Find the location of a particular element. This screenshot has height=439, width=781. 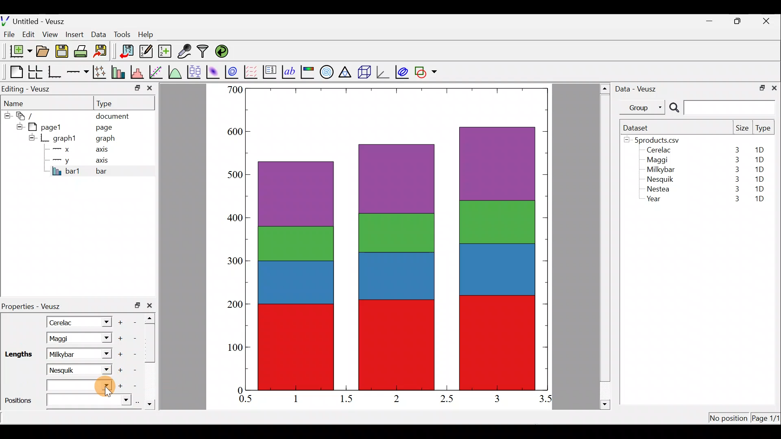

1D is located at coordinates (762, 150).